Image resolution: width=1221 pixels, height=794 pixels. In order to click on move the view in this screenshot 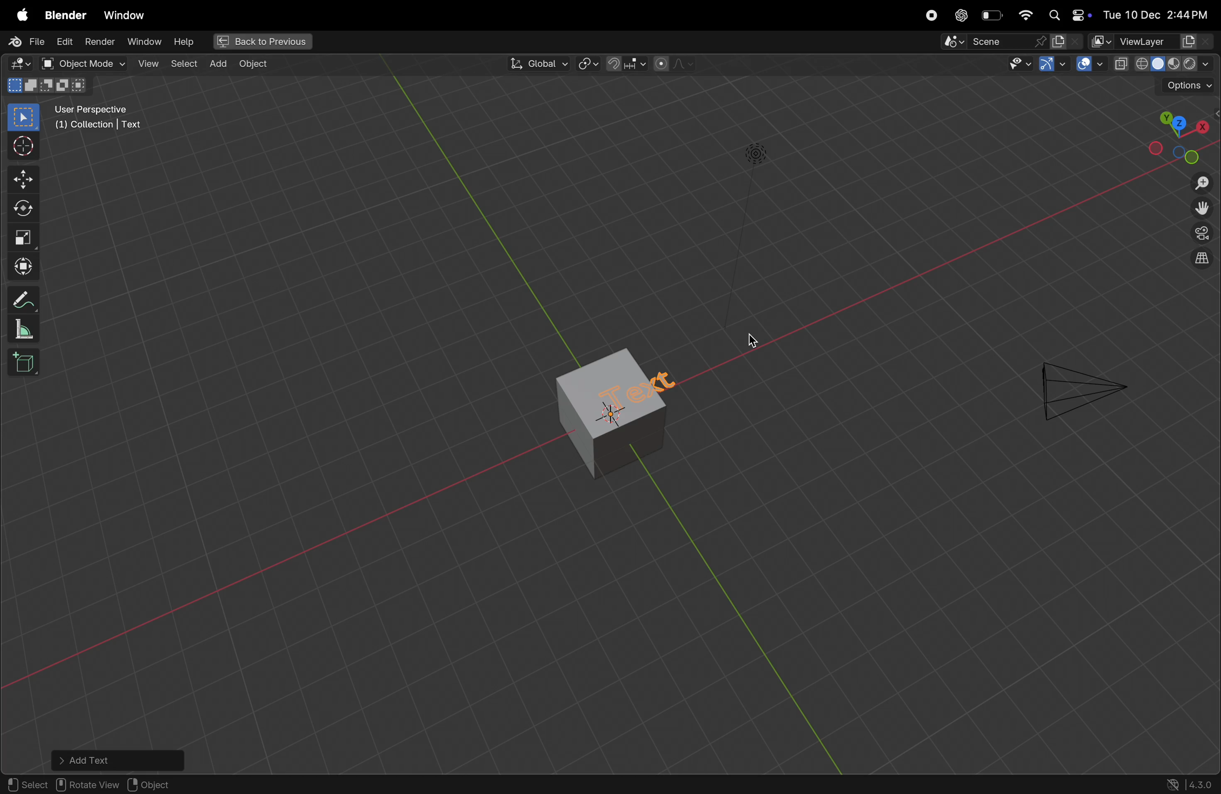, I will do `click(1201, 210)`.